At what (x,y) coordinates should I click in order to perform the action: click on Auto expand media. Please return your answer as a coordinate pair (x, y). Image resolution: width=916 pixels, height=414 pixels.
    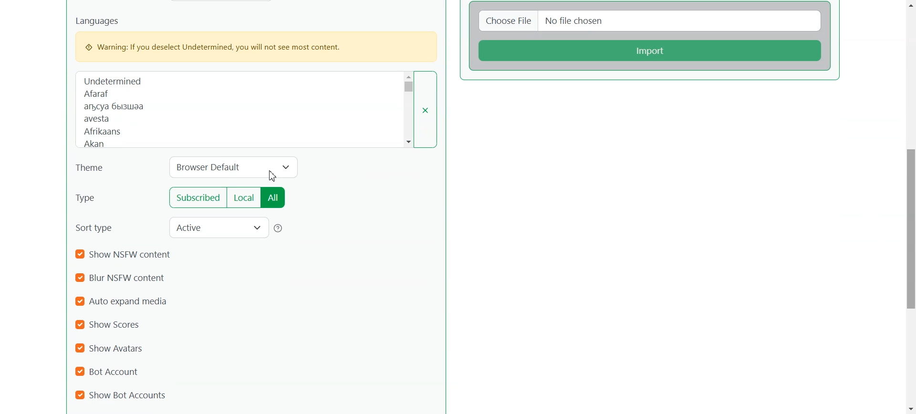
    Looking at the image, I should click on (126, 301).